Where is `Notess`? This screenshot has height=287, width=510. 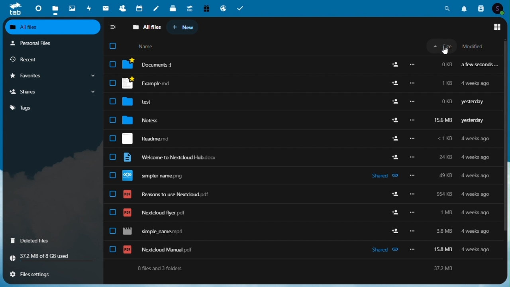
Notess is located at coordinates (296, 120).